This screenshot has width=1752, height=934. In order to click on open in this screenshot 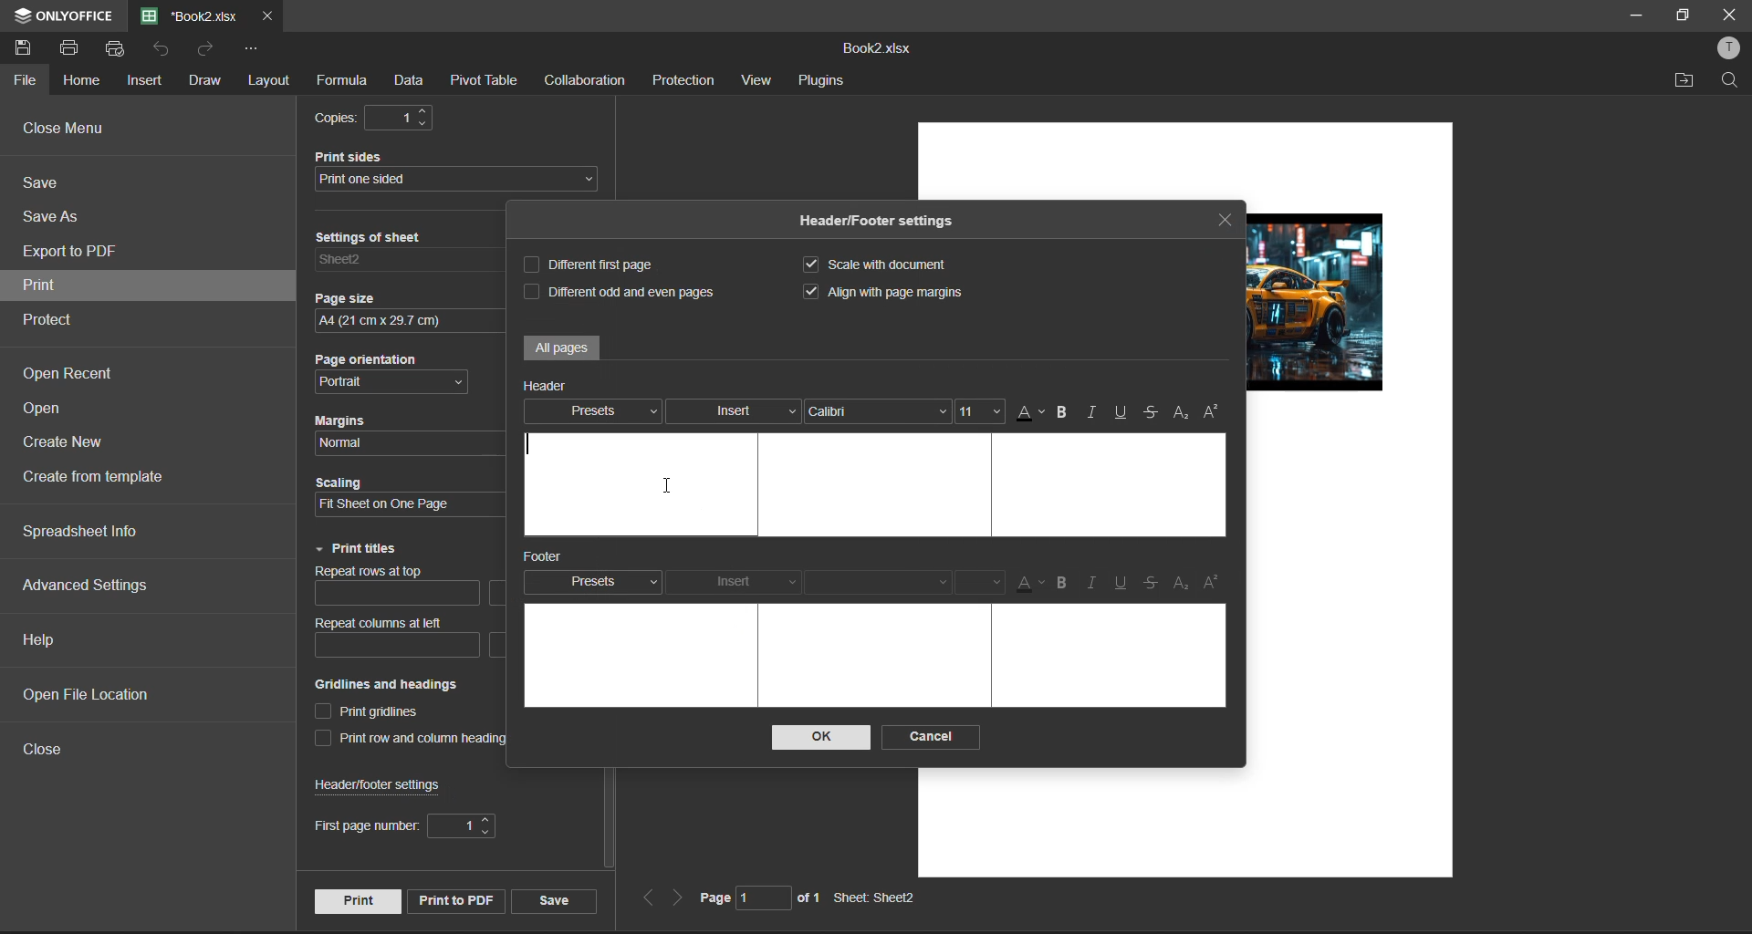, I will do `click(54, 410)`.